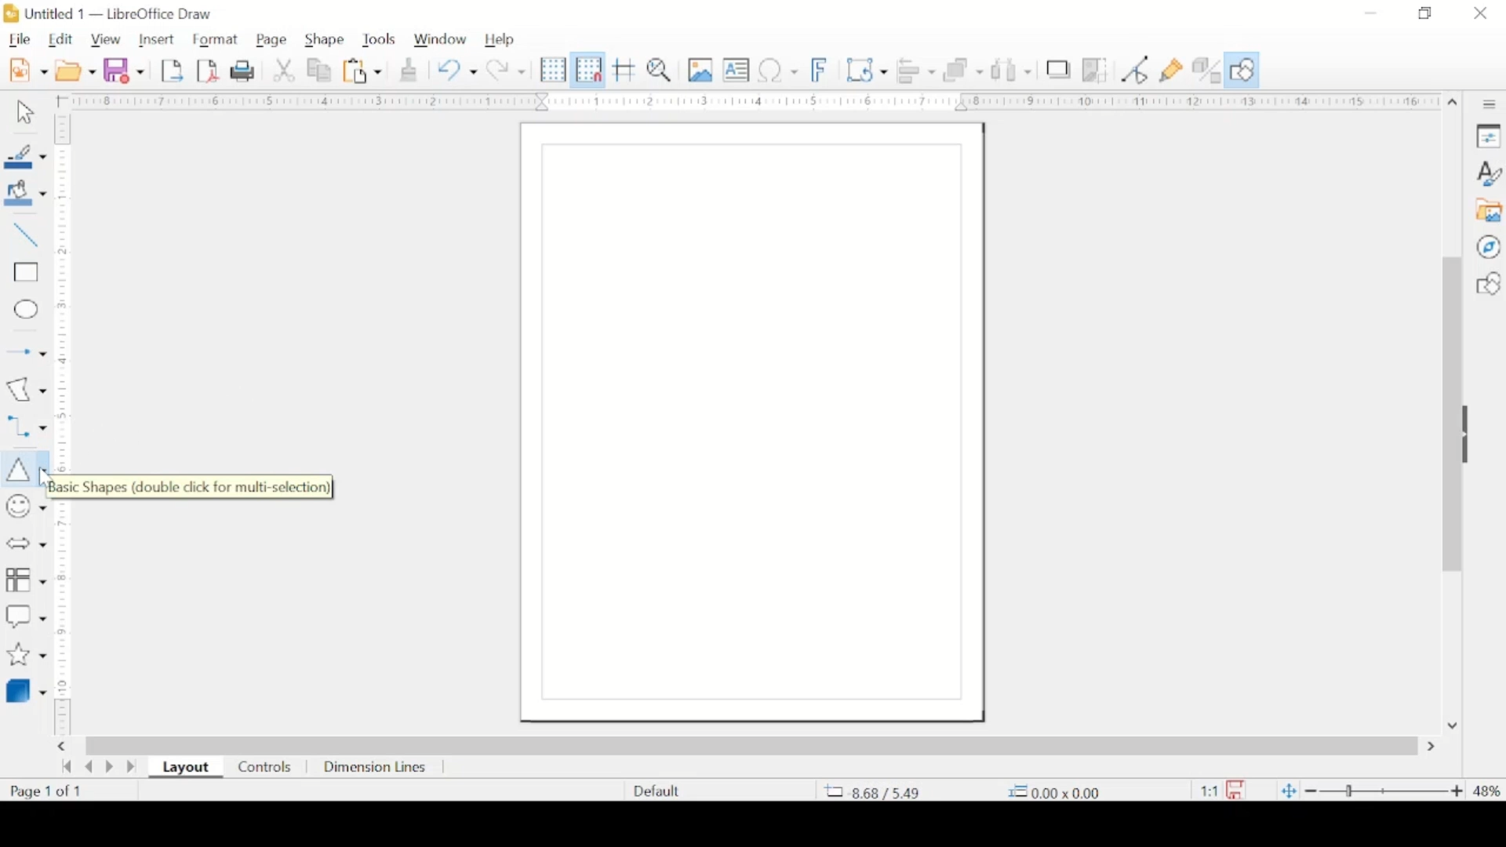 The height and width of the screenshot is (847, 1506). What do you see at coordinates (553, 70) in the screenshot?
I see `display grid` at bounding box center [553, 70].